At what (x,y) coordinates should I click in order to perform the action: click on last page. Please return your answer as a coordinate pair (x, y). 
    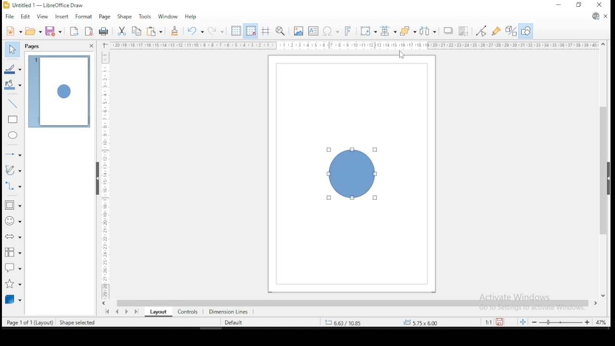
    Looking at the image, I should click on (138, 311).